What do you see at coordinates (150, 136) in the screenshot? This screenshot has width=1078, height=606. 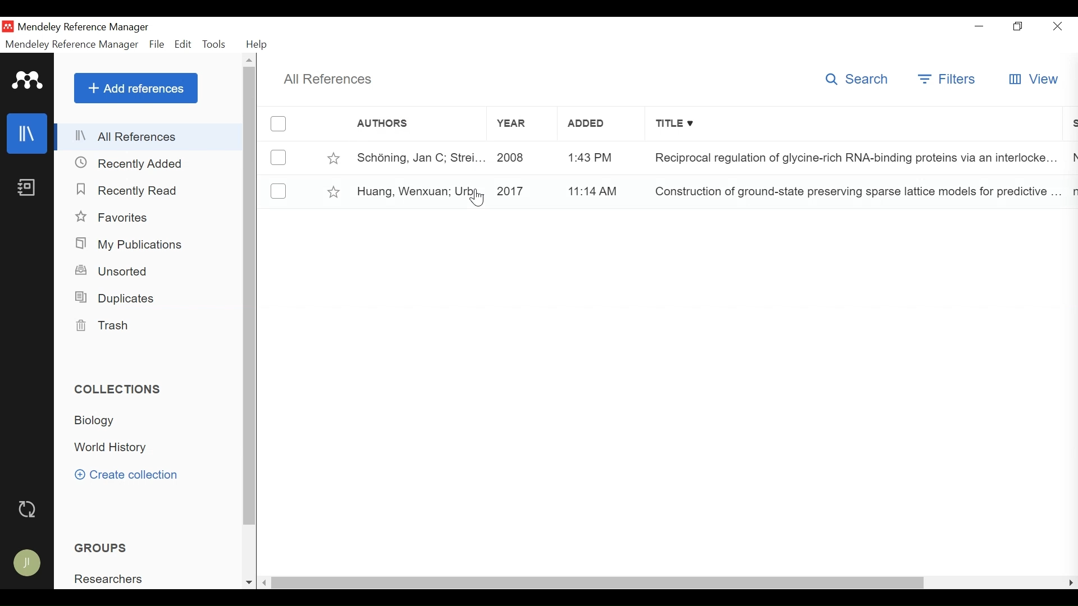 I see `All References` at bounding box center [150, 136].